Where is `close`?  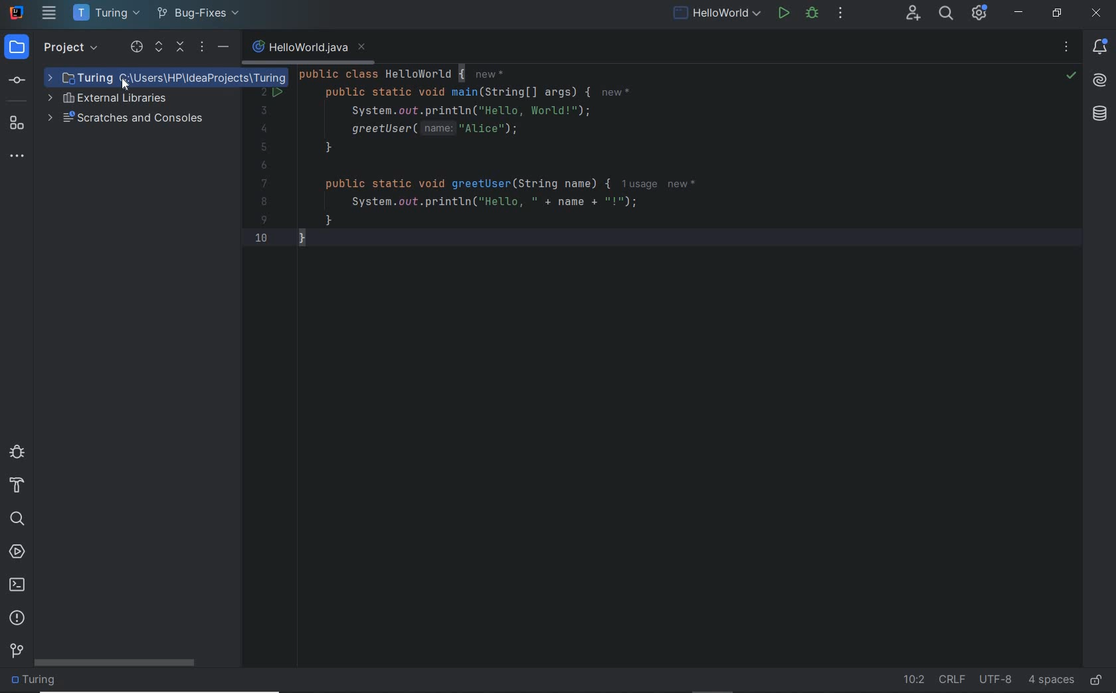
close is located at coordinates (1096, 14).